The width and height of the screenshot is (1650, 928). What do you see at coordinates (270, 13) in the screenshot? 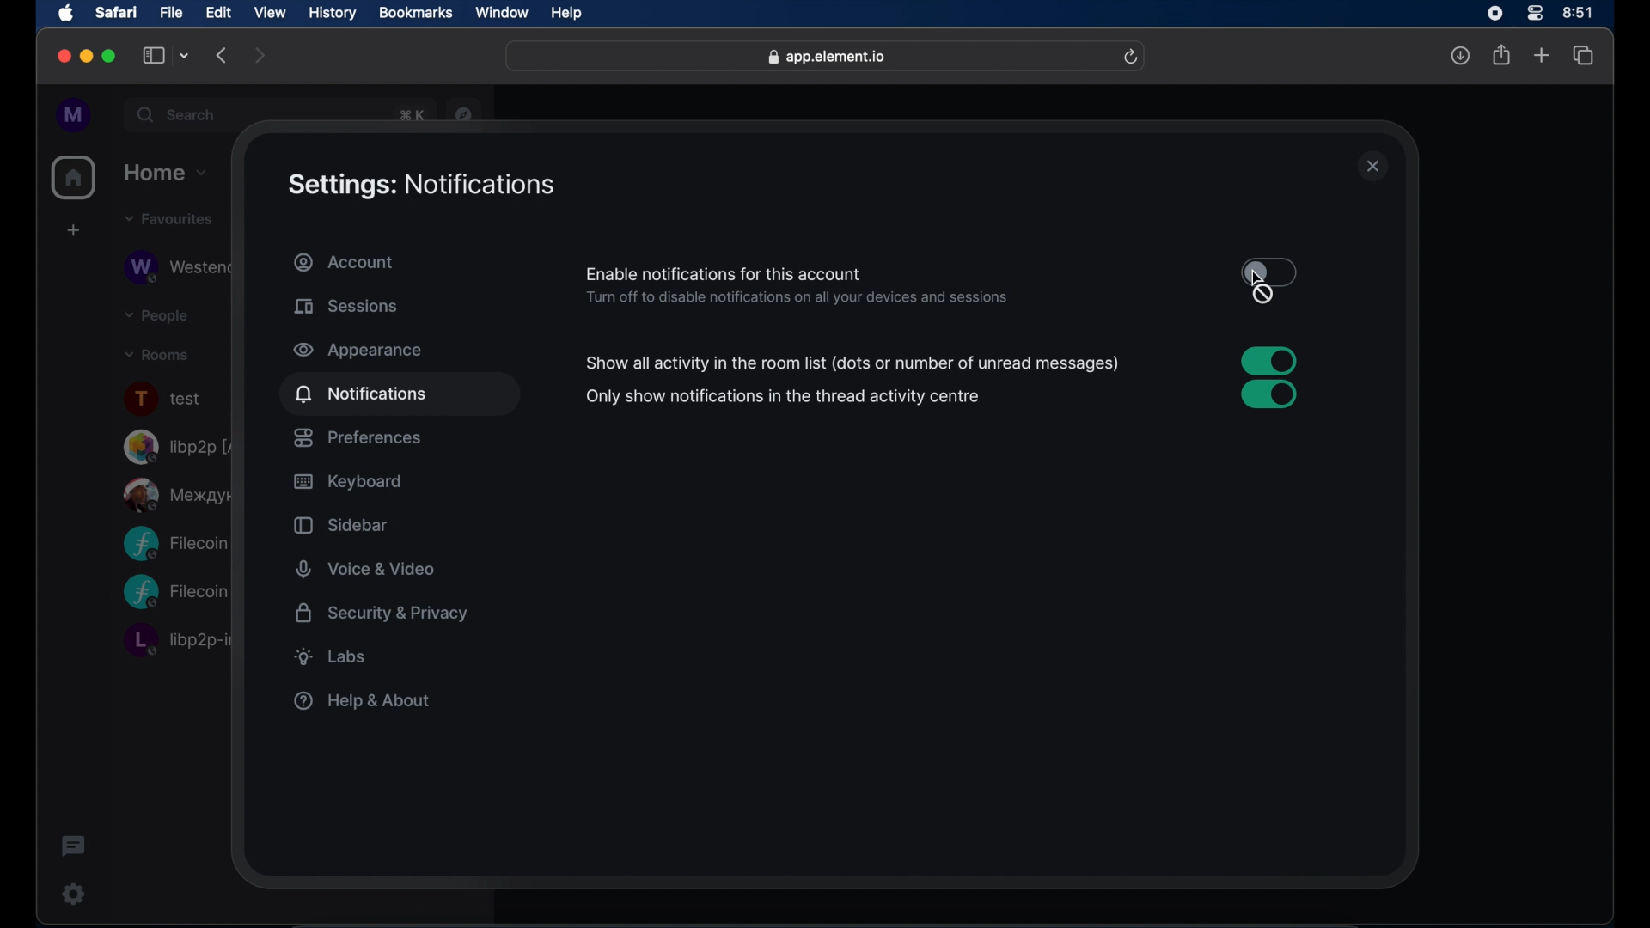
I see `view` at bounding box center [270, 13].